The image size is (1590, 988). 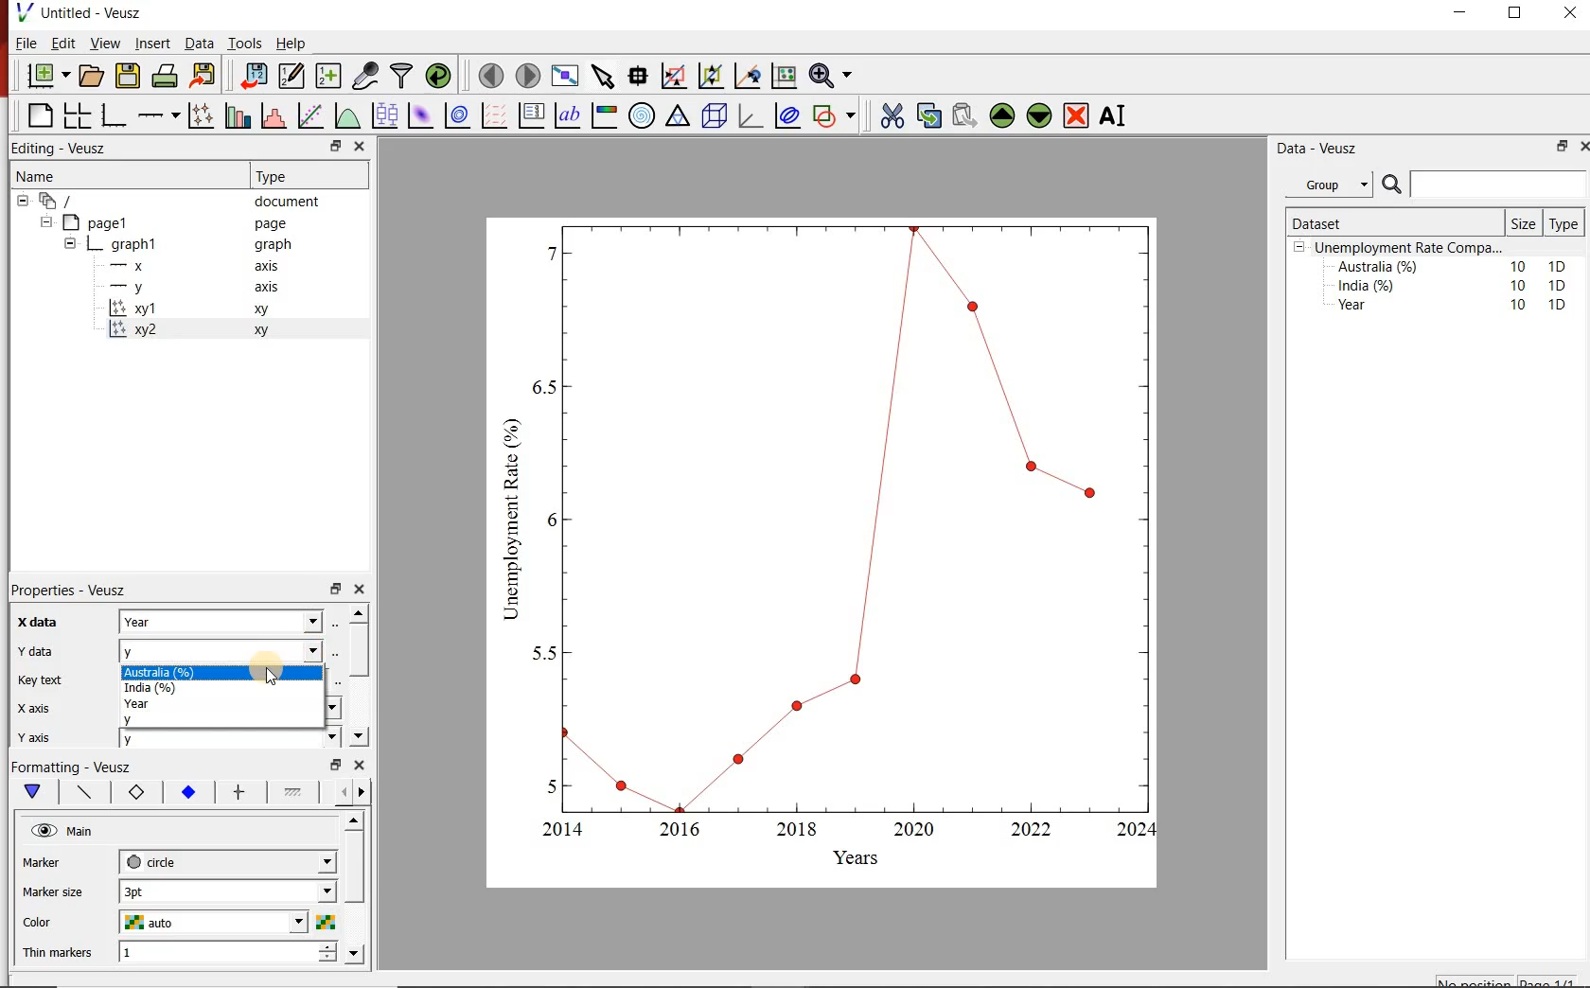 What do you see at coordinates (750, 115) in the screenshot?
I see `3d graphs` at bounding box center [750, 115].